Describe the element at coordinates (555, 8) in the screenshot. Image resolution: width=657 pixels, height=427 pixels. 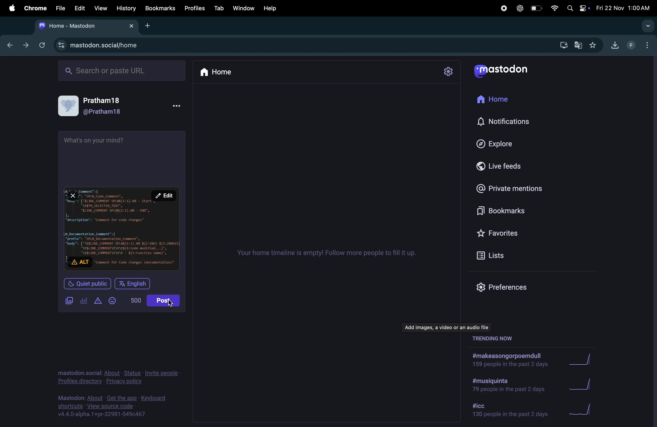
I see `wifi` at that location.